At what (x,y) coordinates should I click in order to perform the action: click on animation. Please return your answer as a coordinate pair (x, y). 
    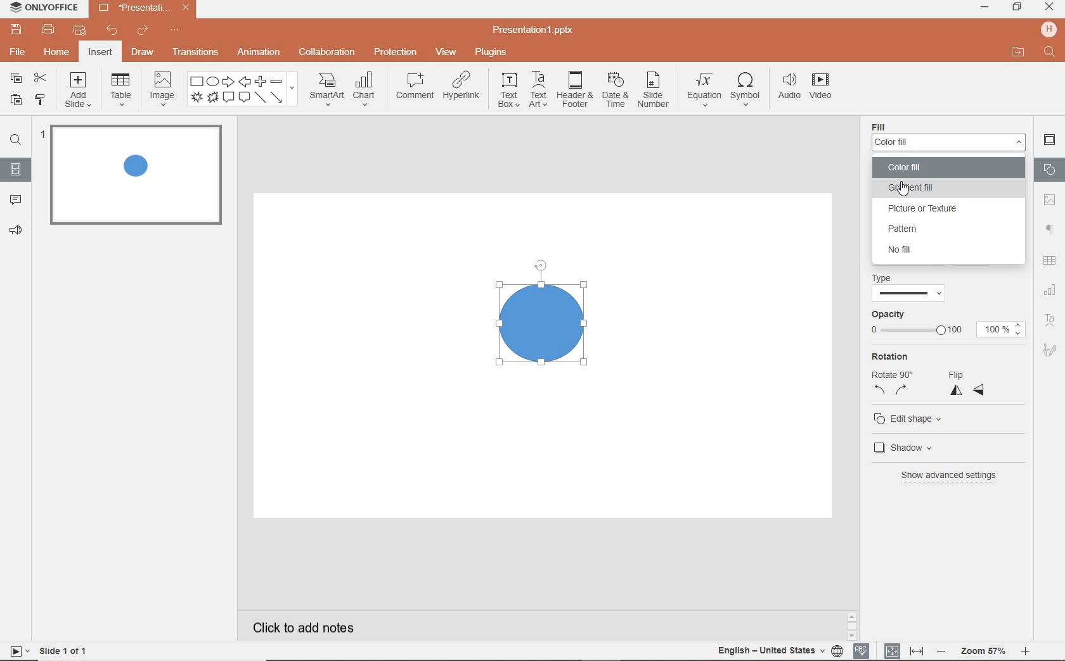
    Looking at the image, I should click on (259, 53).